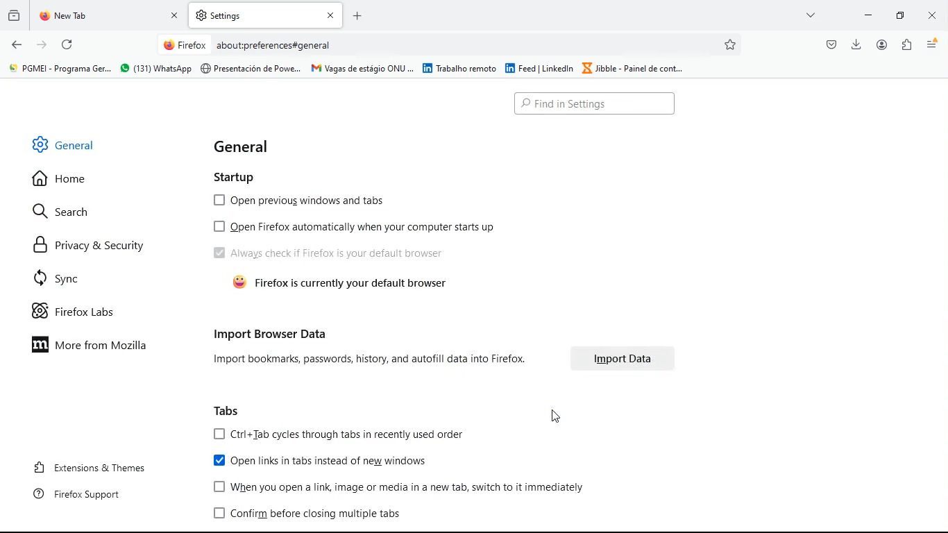  What do you see at coordinates (185, 44) in the screenshot?
I see `Firefox` at bounding box center [185, 44].